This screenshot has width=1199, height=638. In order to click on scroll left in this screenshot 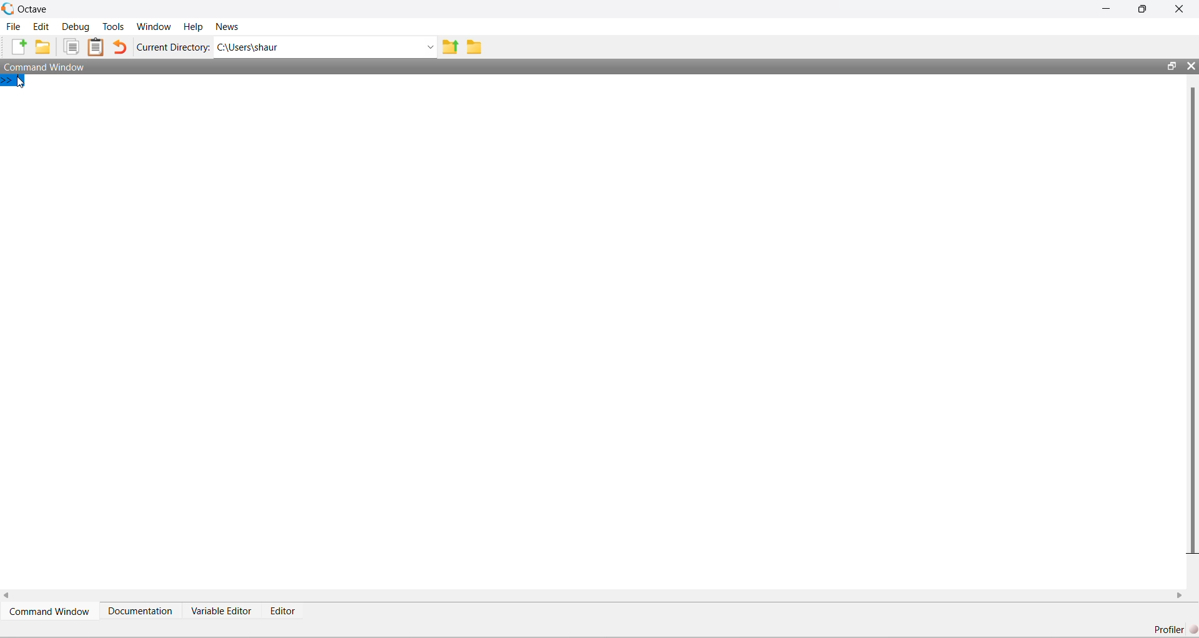, I will do `click(9, 596)`.